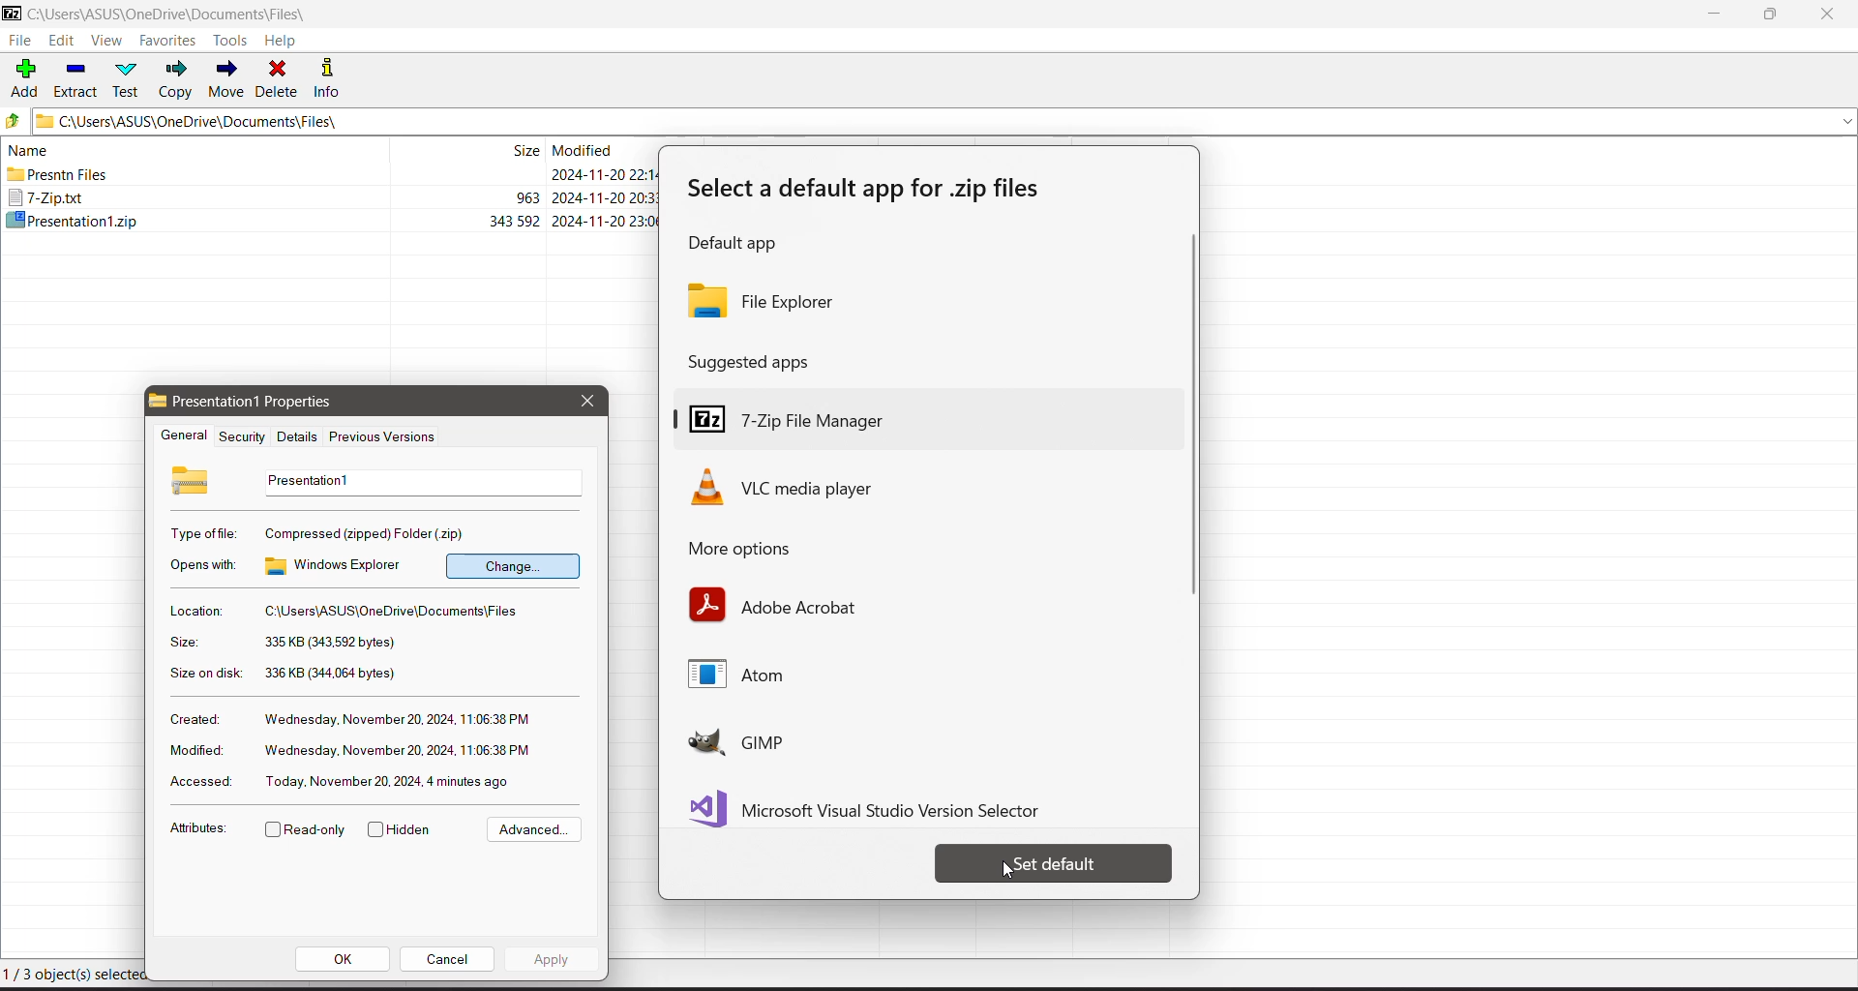  I want to click on Hidden- click to enable/disable, so click(404, 830).